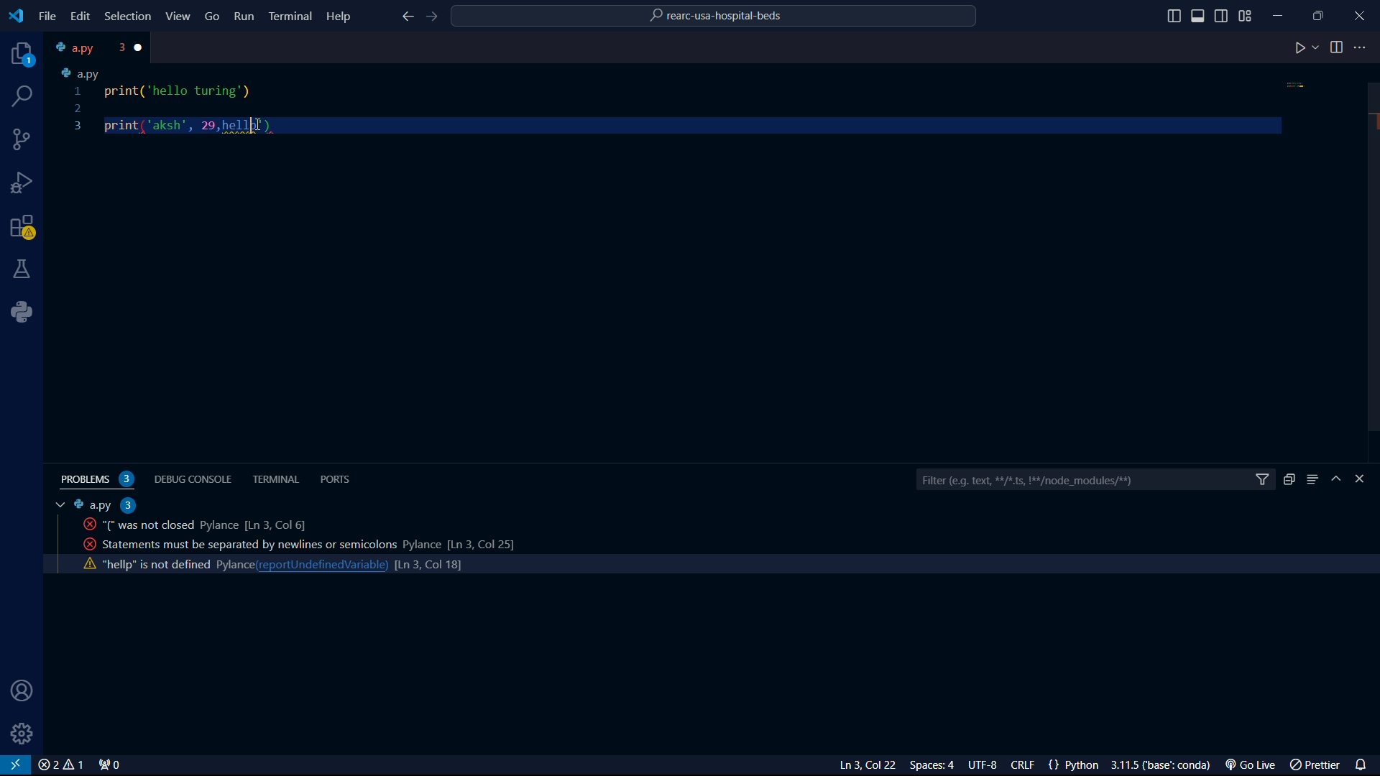 Image resolution: width=1380 pixels, height=776 pixels. Describe the element at coordinates (56, 505) in the screenshot. I see `tab` at that location.